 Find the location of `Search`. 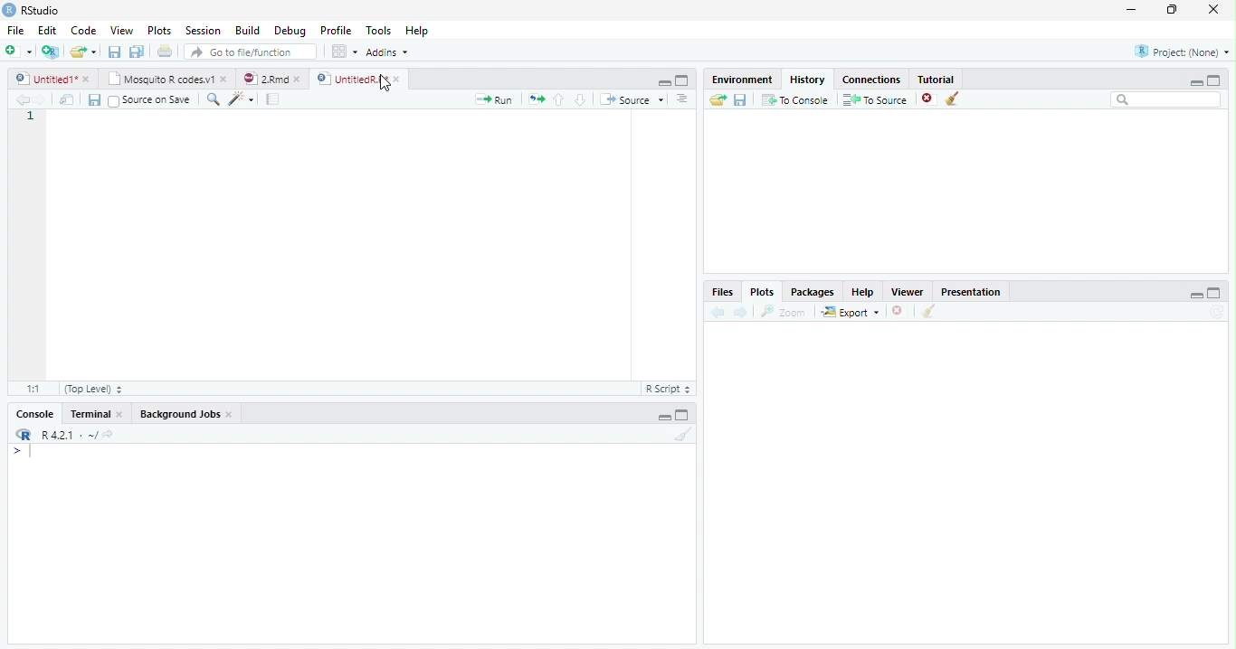

Search is located at coordinates (1166, 100).